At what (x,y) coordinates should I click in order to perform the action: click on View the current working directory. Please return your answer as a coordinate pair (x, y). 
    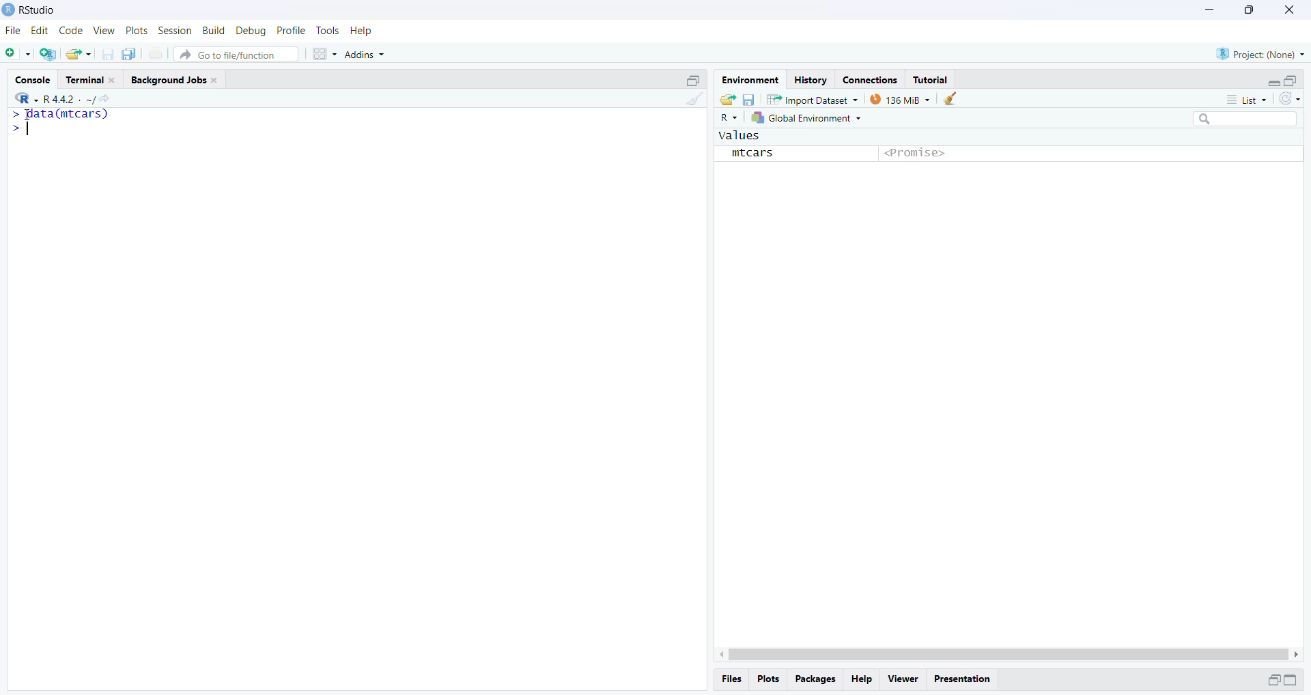
    Looking at the image, I should click on (105, 98).